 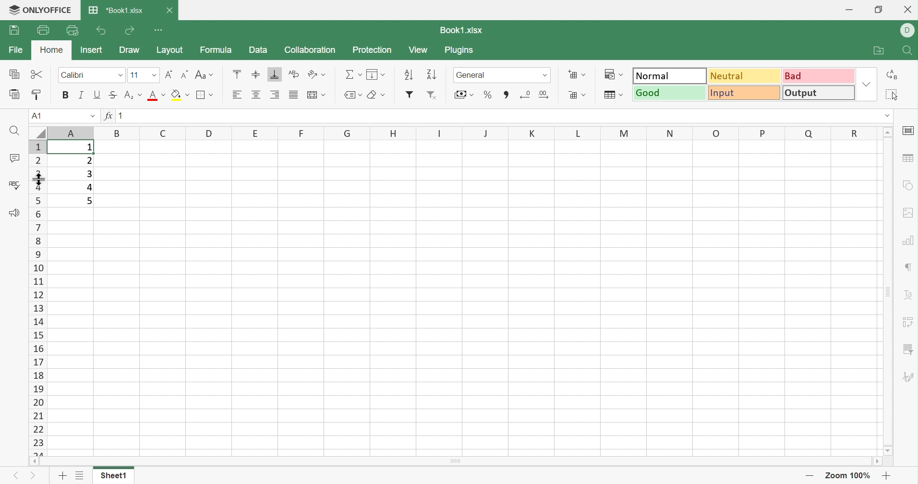 I want to click on Drop Down, so click(x=213, y=75).